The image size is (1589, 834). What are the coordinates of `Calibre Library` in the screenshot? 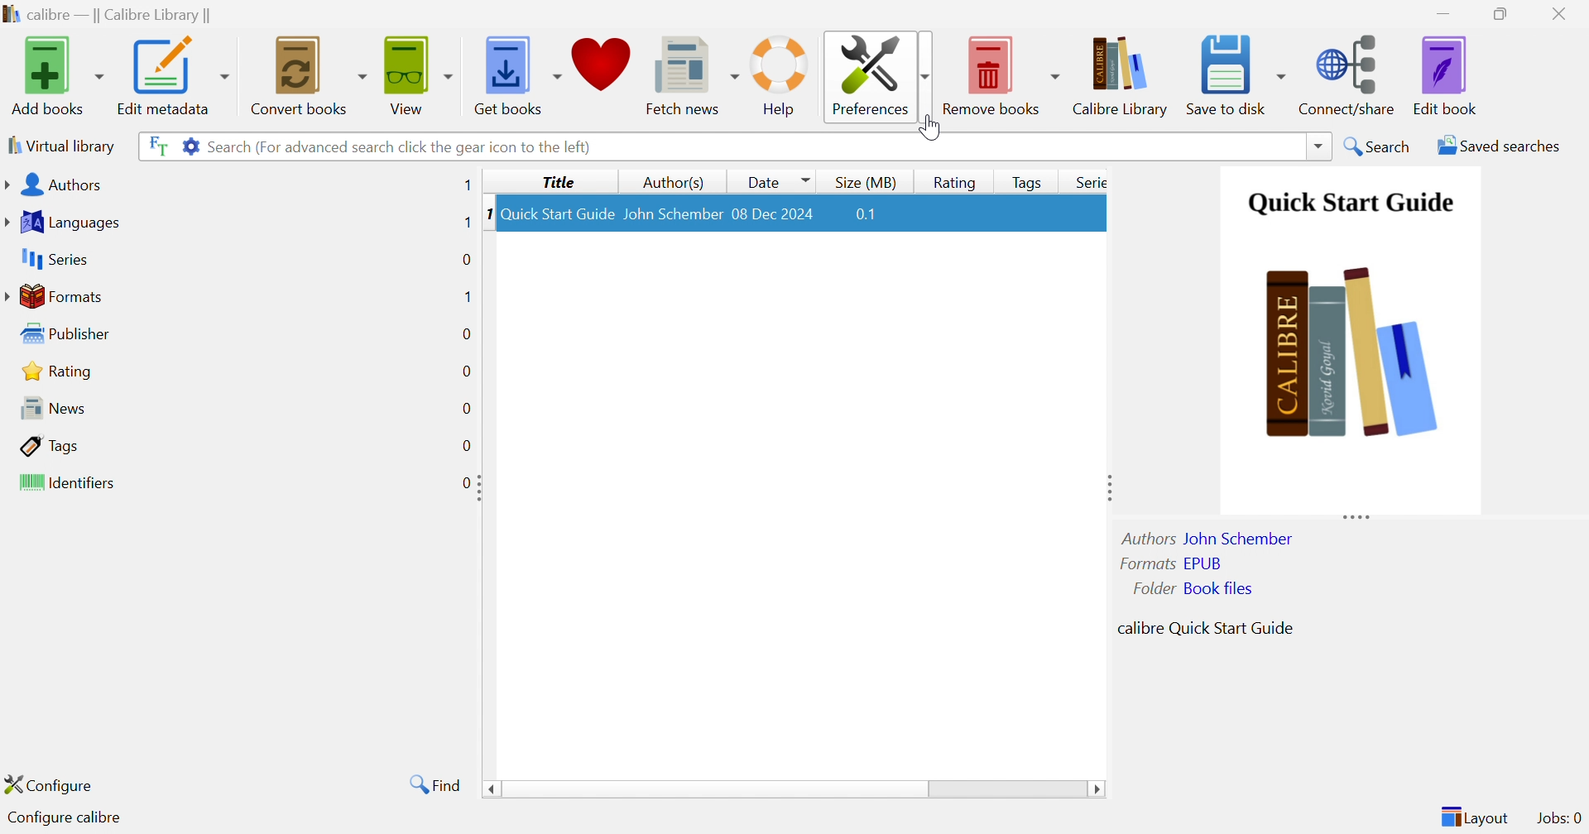 It's located at (1125, 75).